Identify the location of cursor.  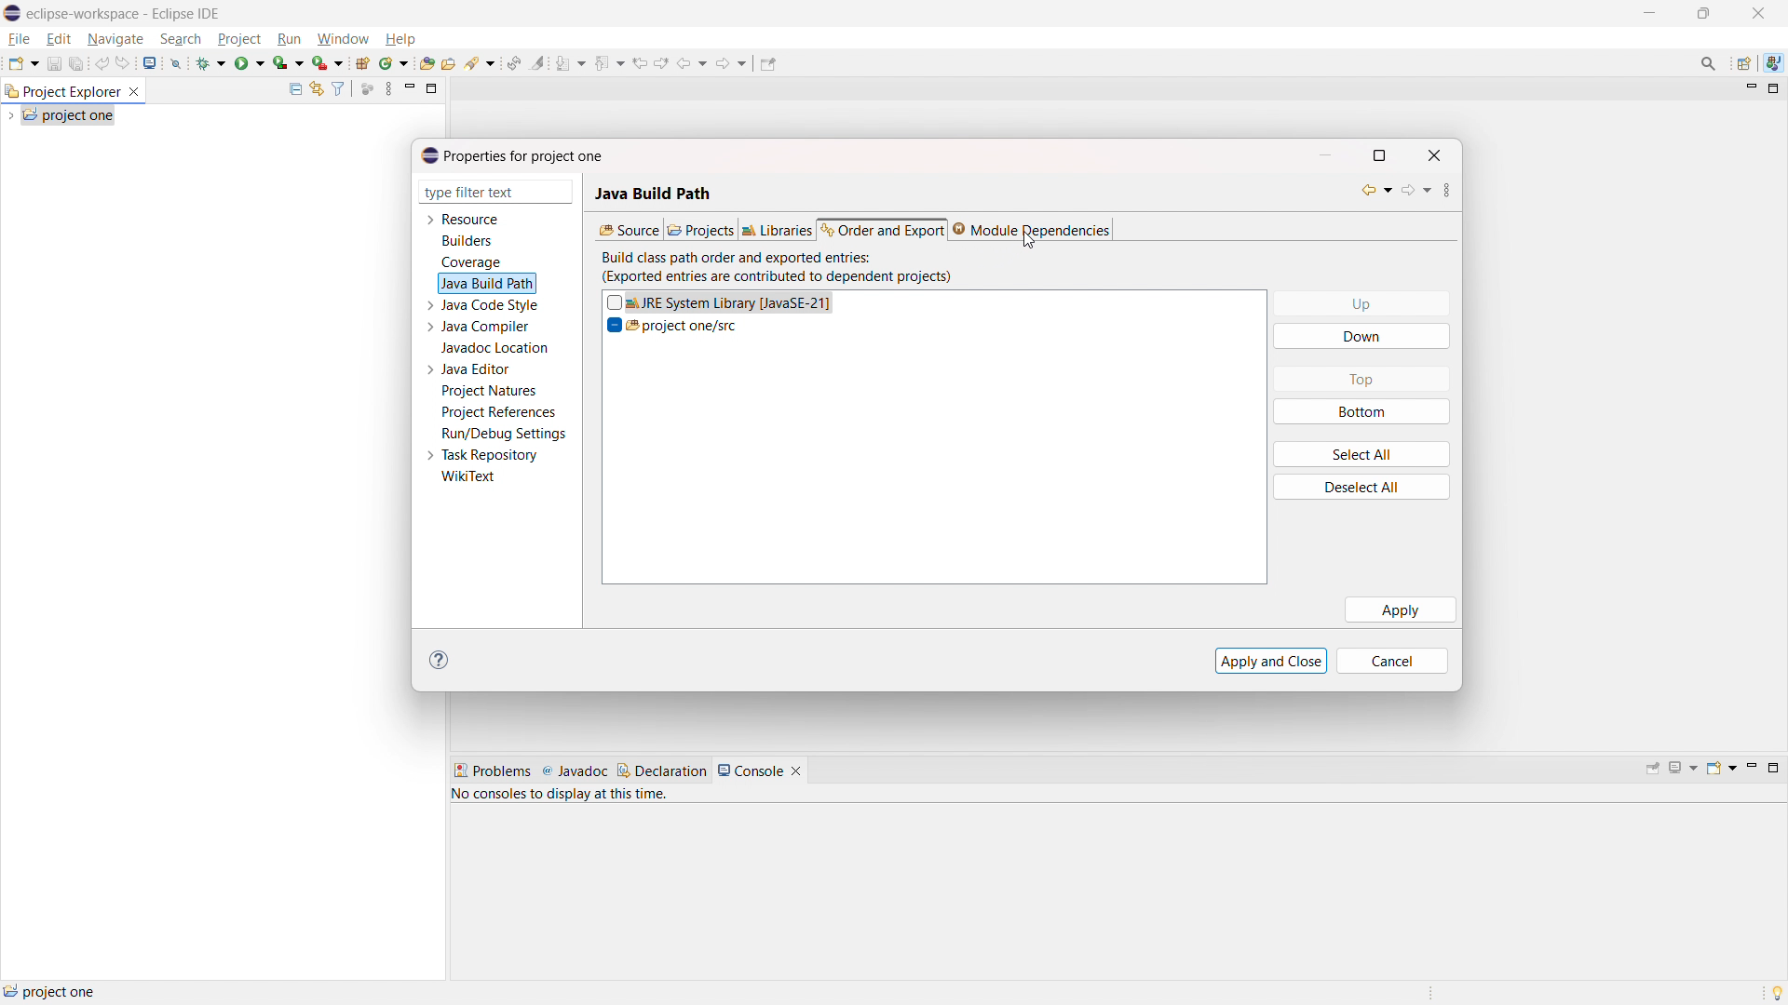
(1030, 240).